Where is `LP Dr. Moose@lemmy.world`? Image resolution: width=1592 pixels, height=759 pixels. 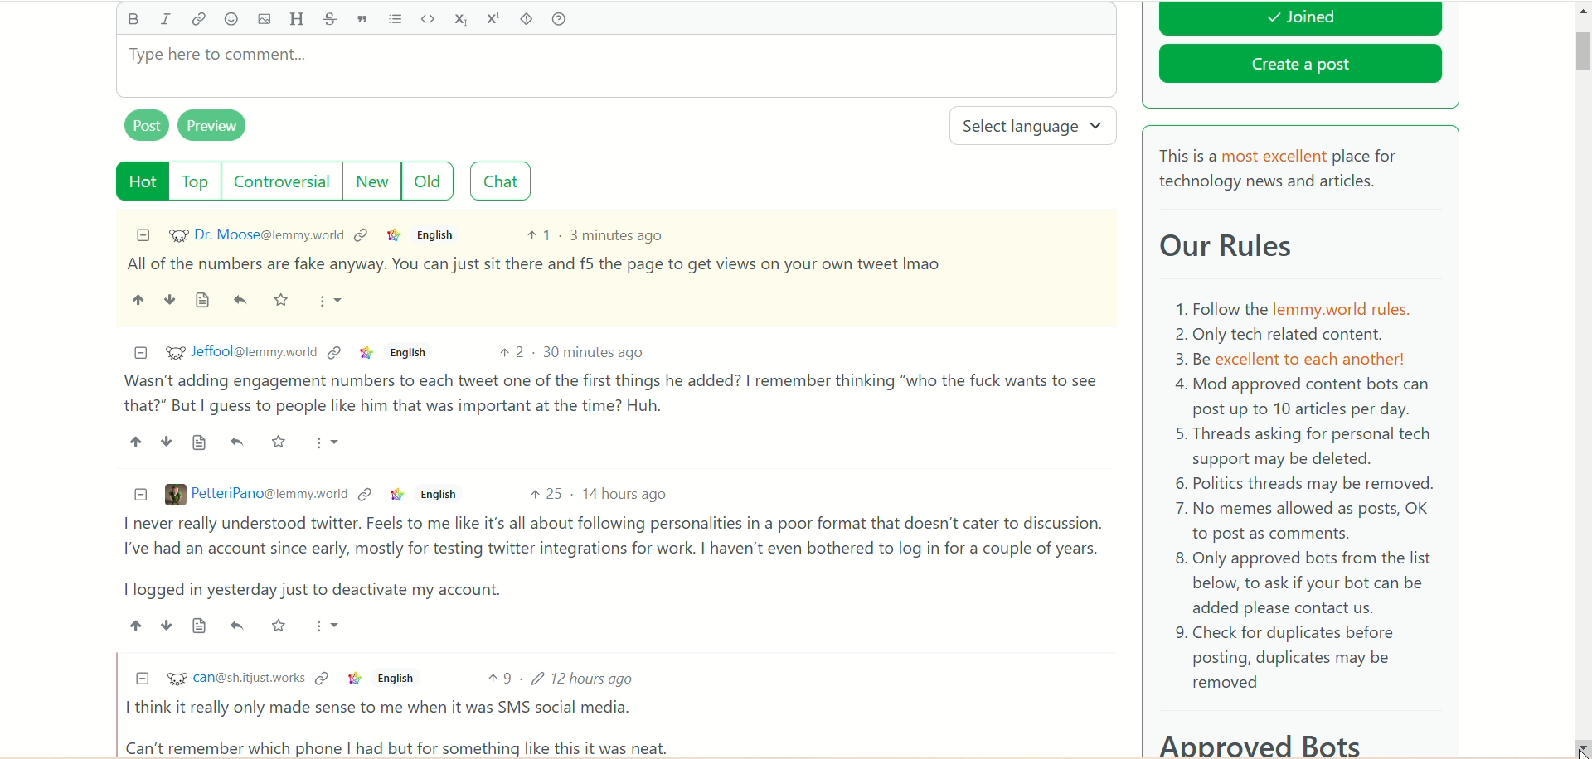
LP Dr. Moose@lemmy.world is located at coordinates (256, 234).